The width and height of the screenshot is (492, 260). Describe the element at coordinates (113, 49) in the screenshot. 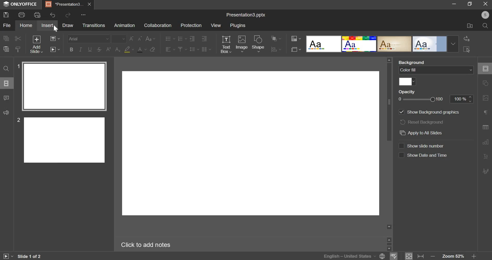

I see `supscript and superscript` at that location.